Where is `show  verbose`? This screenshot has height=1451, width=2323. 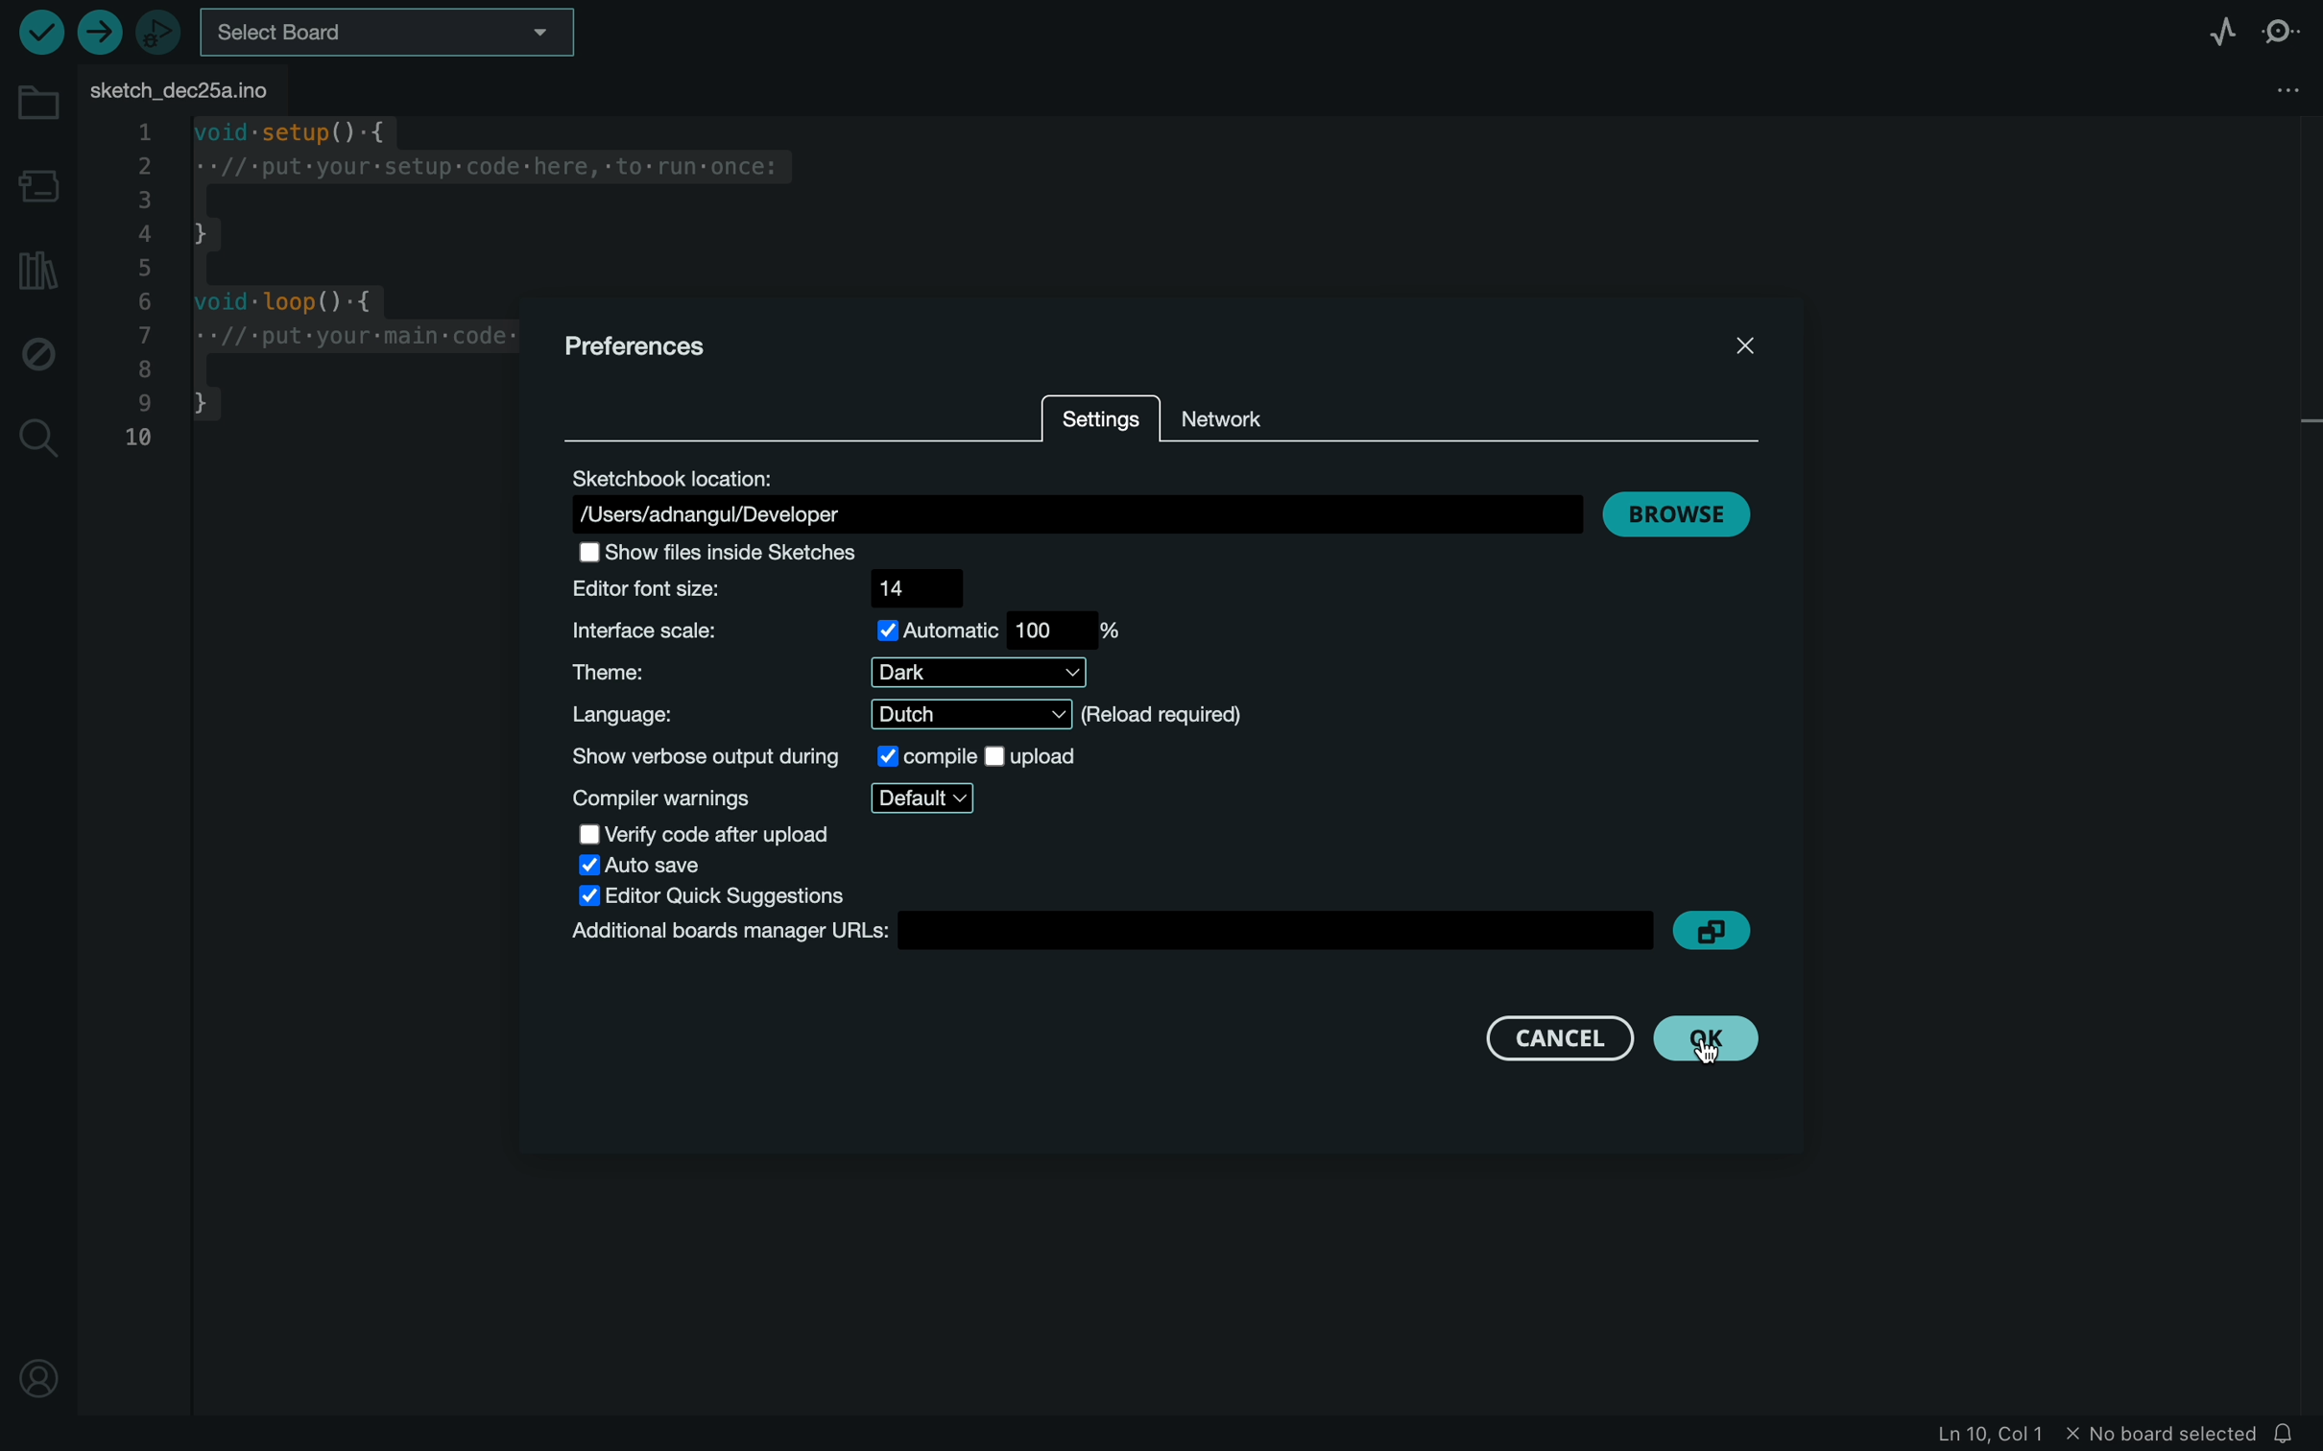
show  verbose is located at coordinates (821, 755).